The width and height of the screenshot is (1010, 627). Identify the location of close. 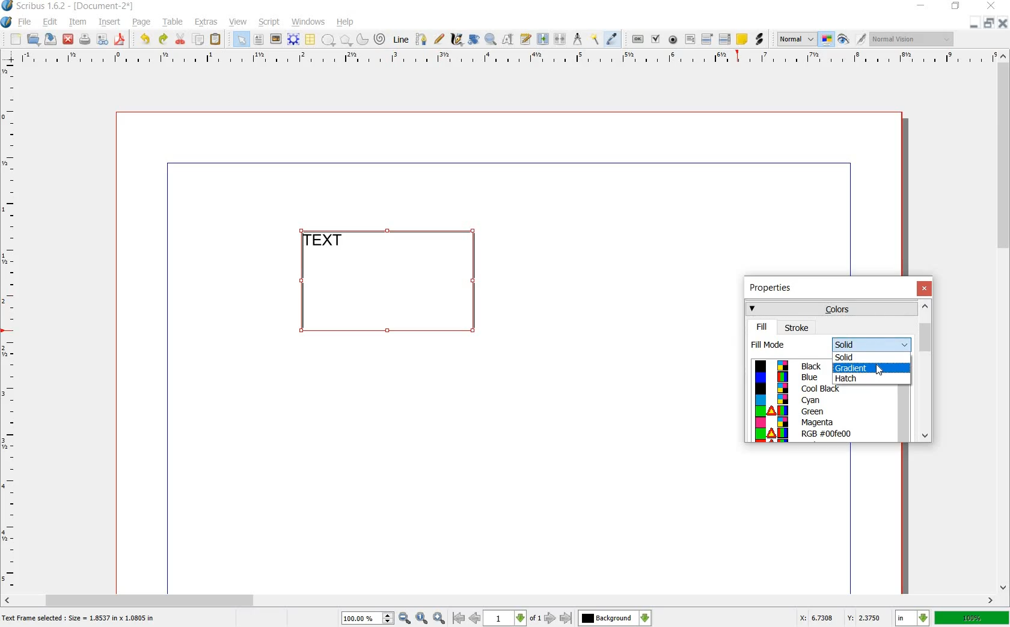
(993, 5).